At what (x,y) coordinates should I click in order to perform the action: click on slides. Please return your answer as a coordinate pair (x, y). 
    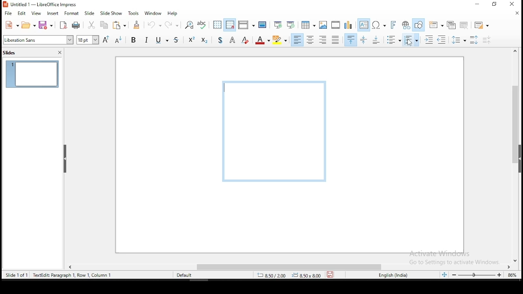
    Looking at the image, I should click on (11, 53).